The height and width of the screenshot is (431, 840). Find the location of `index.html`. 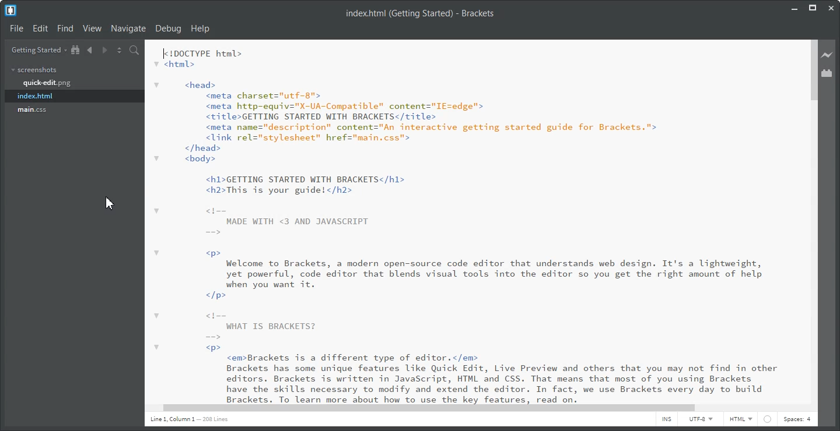

index.html is located at coordinates (35, 96).